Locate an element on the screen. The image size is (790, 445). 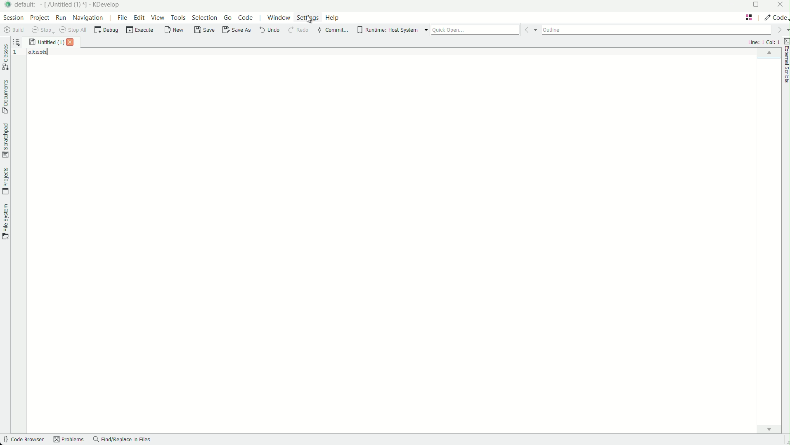
undo is located at coordinates (269, 30).